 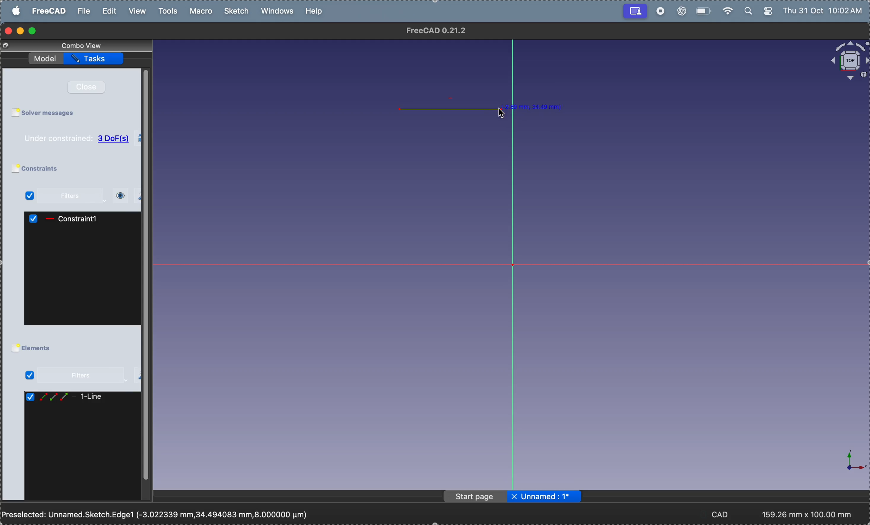 I want to click on minimize, so click(x=22, y=31).